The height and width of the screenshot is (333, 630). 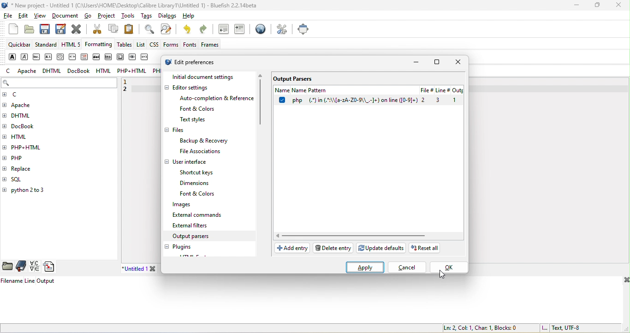 What do you see at coordinates (49, 57) in the screenshot?
I see `acronym` at bounding box center [49, 57].